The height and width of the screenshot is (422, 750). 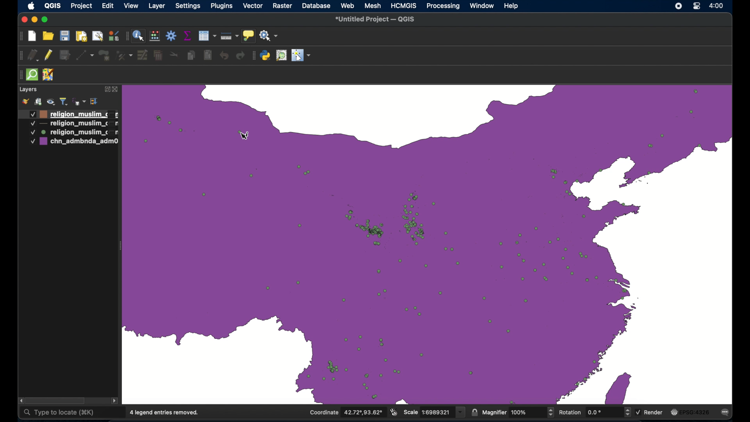 What do you see at coordinates (34, 55) in the screenshot?
I see `current edits` at bounding box center [34, 55].